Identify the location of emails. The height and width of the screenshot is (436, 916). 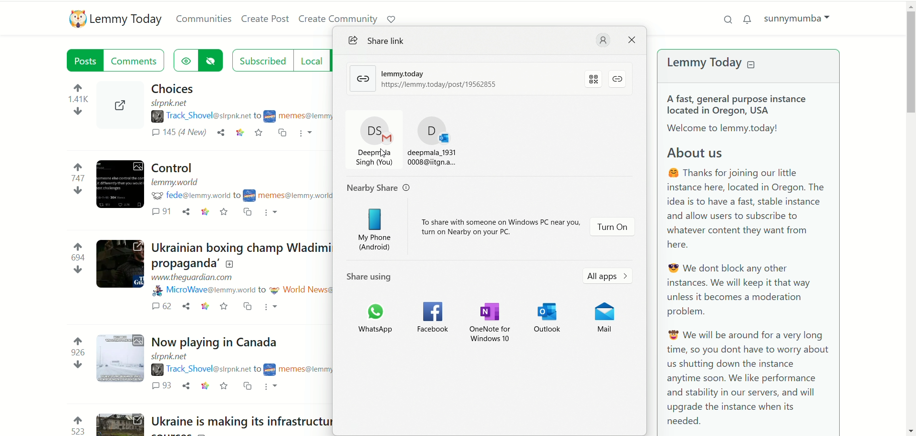
(405, 142).